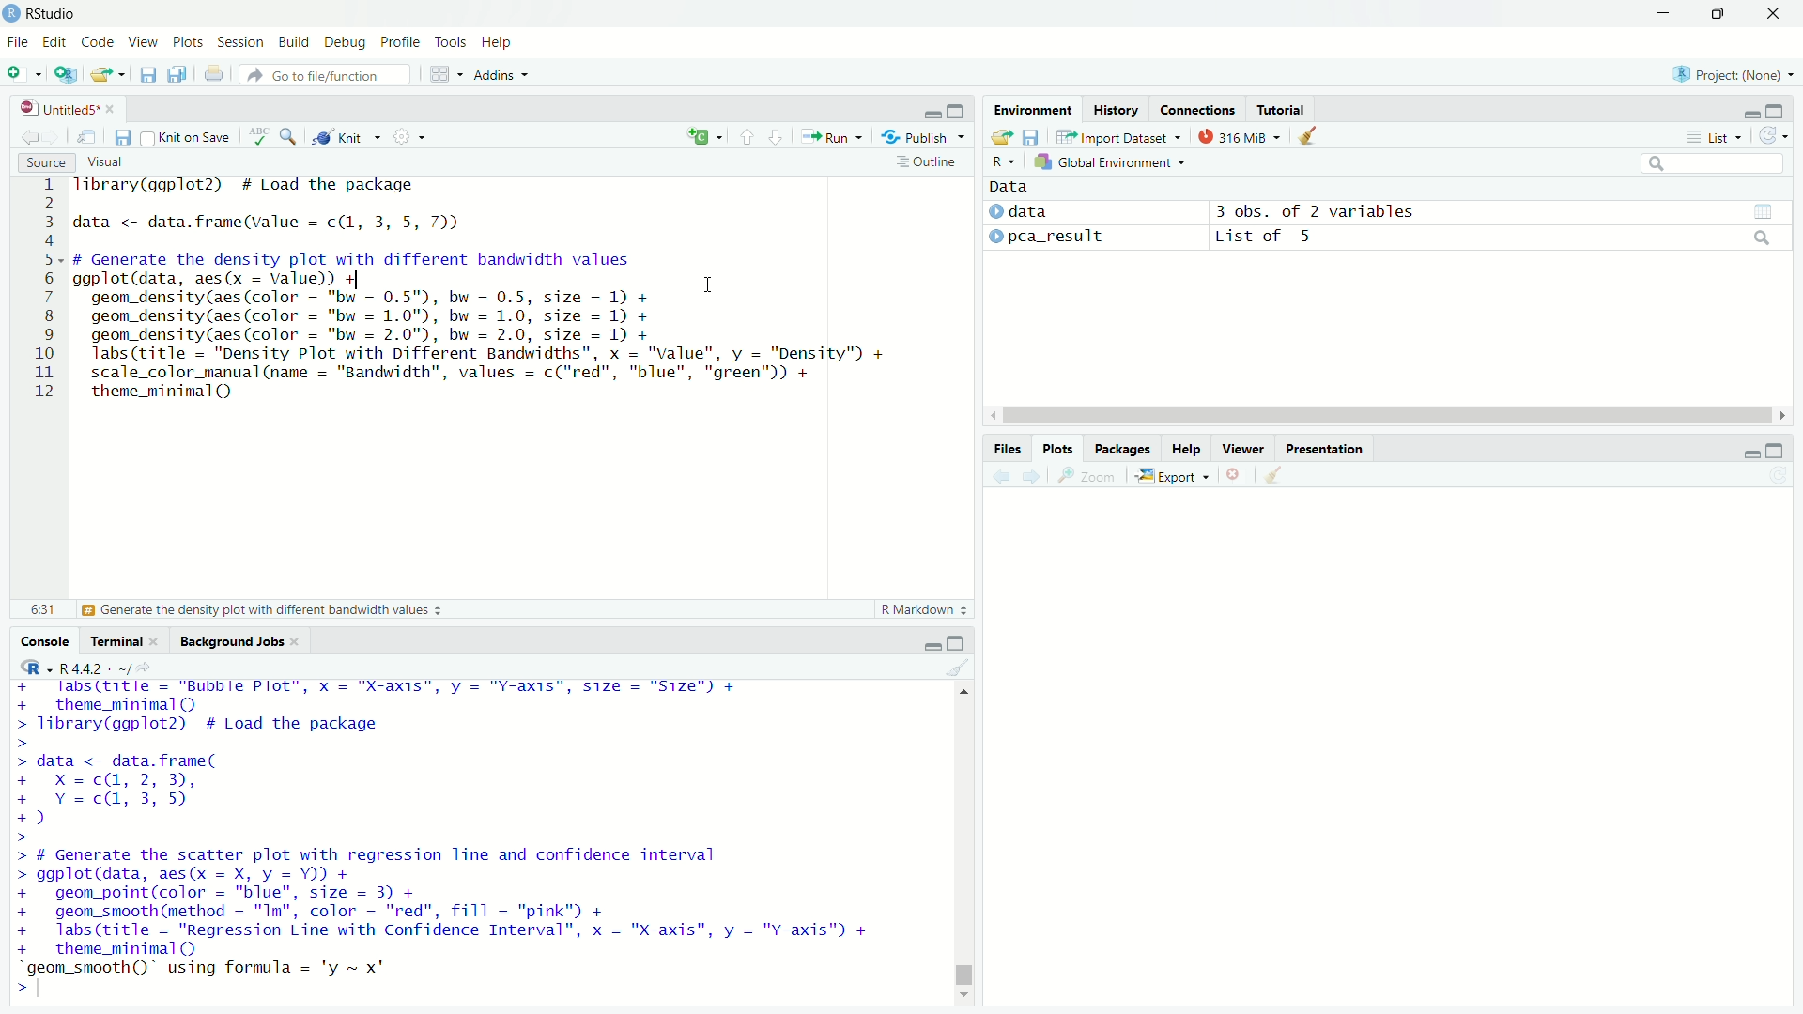 The image size is (1803, 1014). Describe the element at coordinates (1087, 475) in the screenshot. I see `Zoom` at that location.